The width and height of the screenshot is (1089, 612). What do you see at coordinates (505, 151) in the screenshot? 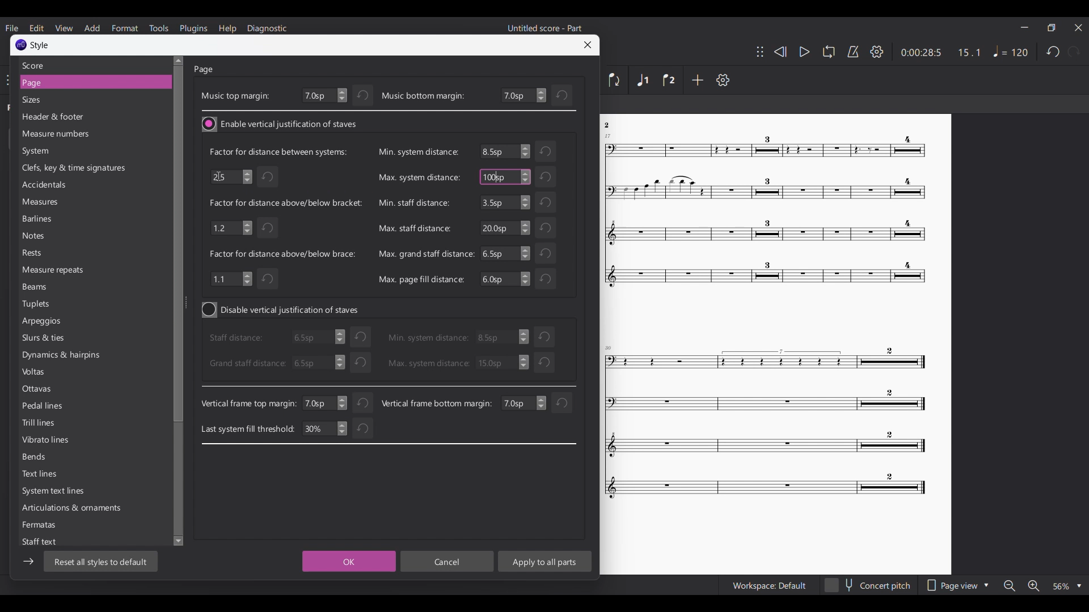
I see `6.5sp` at bounding box center [505, 151].